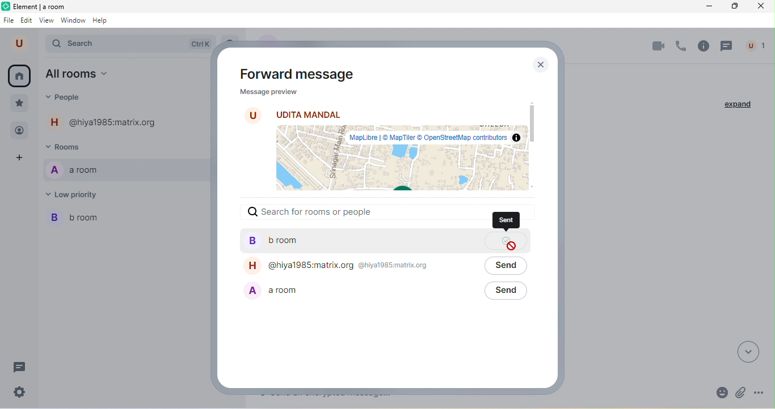 The width and height of the screenshot is (775, 409). I want to click on home, so click(20, 76).